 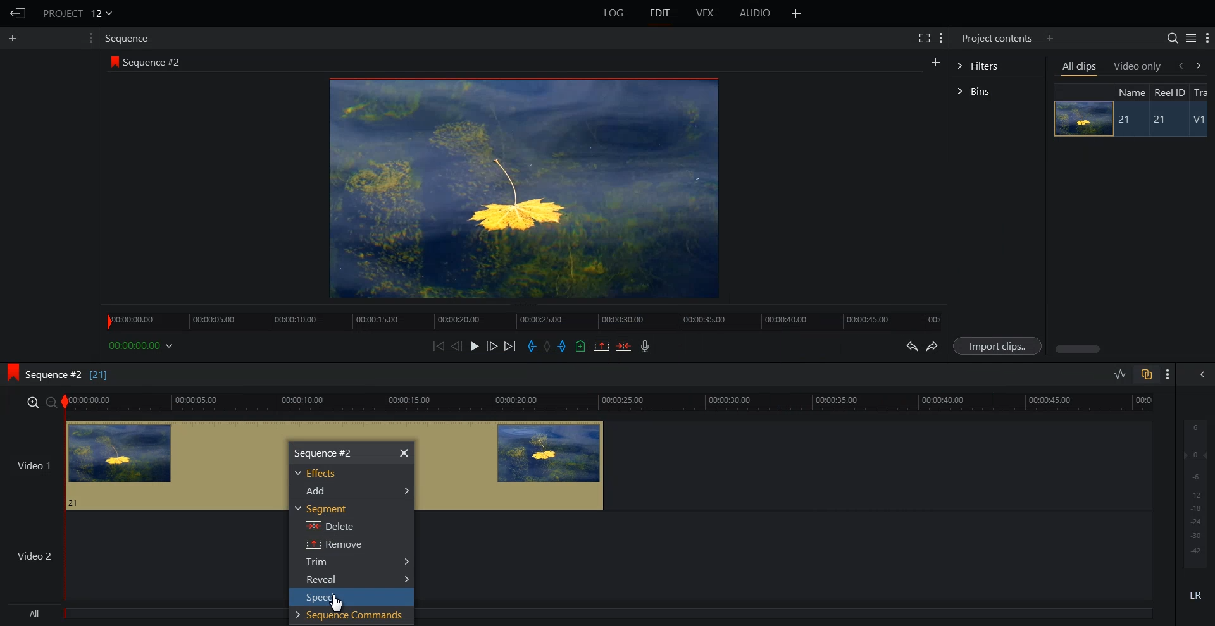 I want to click on zoom in/zoom out, so click(x=39, y=402).